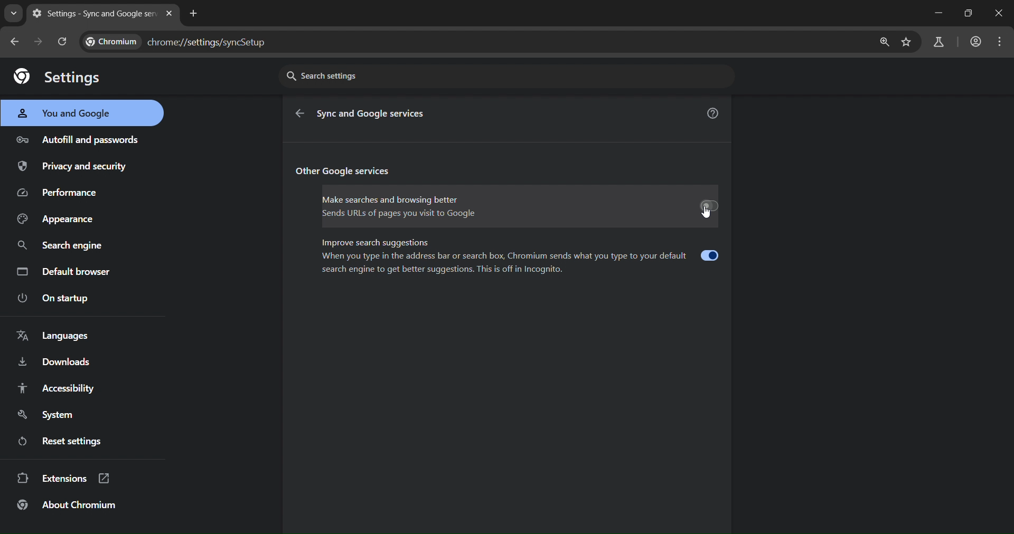  Describe the element at coordinates (302, 115) in the screenshot. I see `go back` at that location.